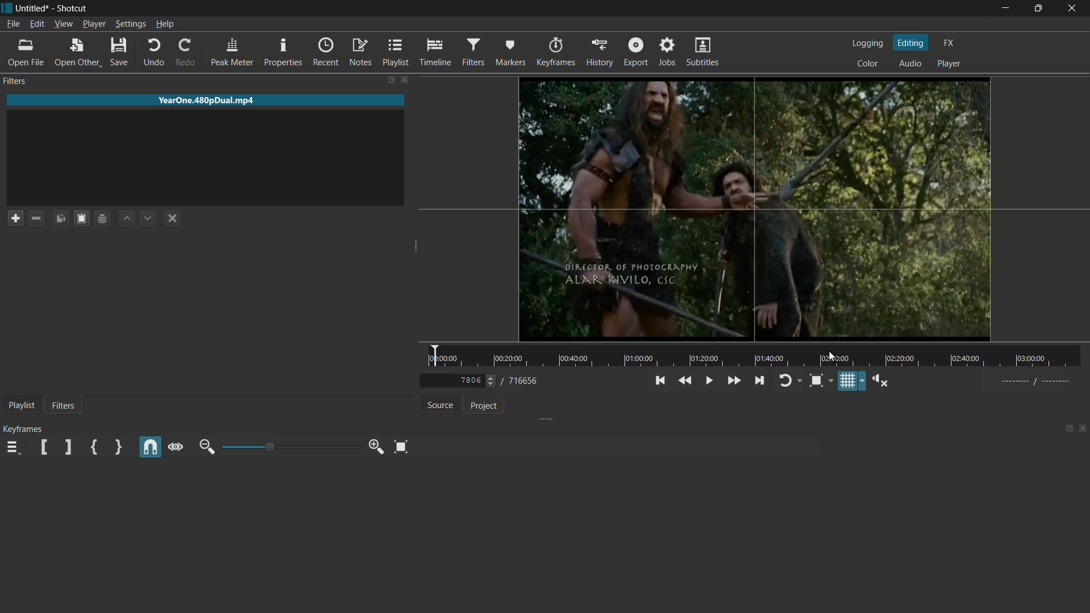 The image size is (1090, 613). What do you see at coordinates (392, 81) in the screenshot?
I see `change layout` at bounding box center [392, 81].